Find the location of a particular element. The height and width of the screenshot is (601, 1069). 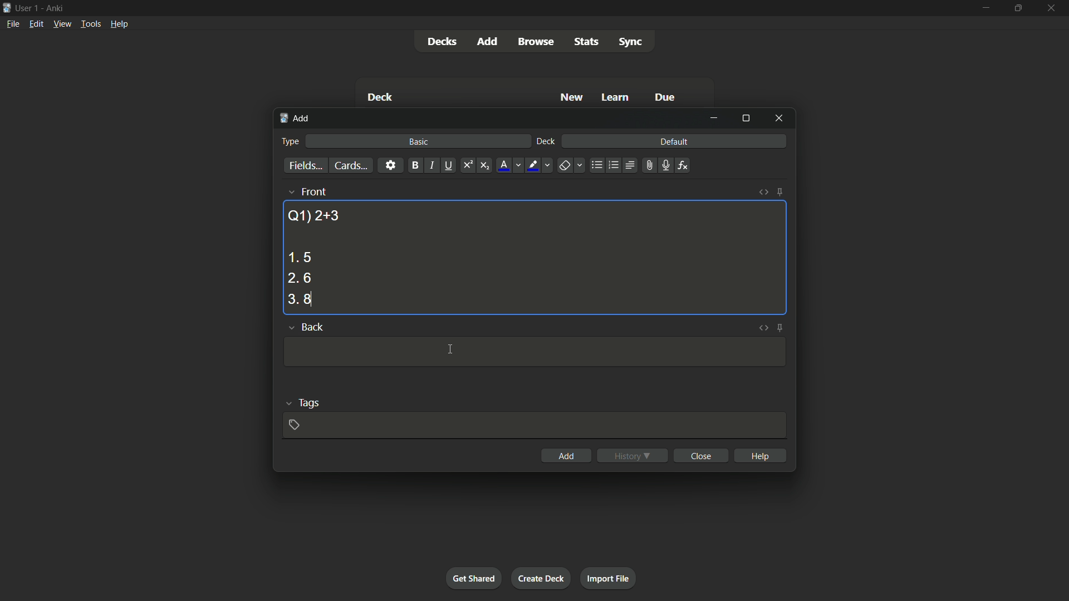

deck is located at coordinates (380, 98).